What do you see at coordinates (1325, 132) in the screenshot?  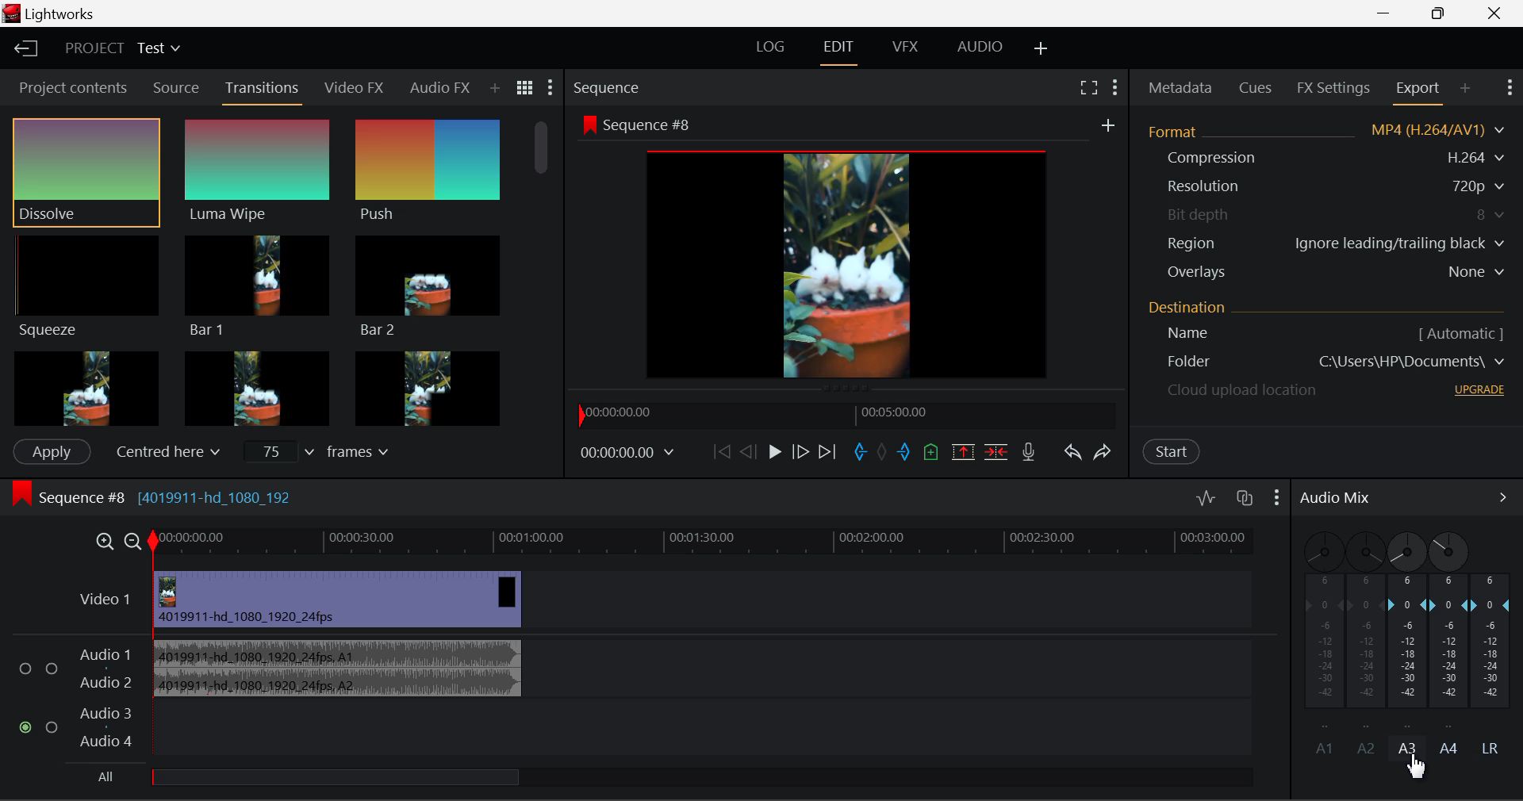 I see `Format` at bounding box center [1325, 132].